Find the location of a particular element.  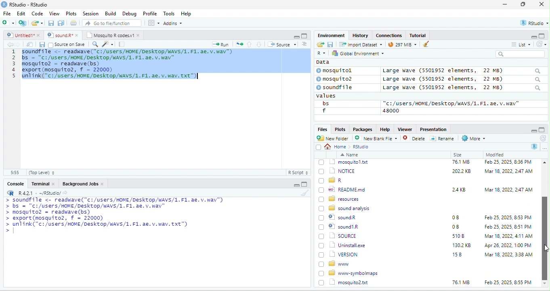

‘Mar 18, 2022, 2:47 AM is located at coordinates (508, 219).